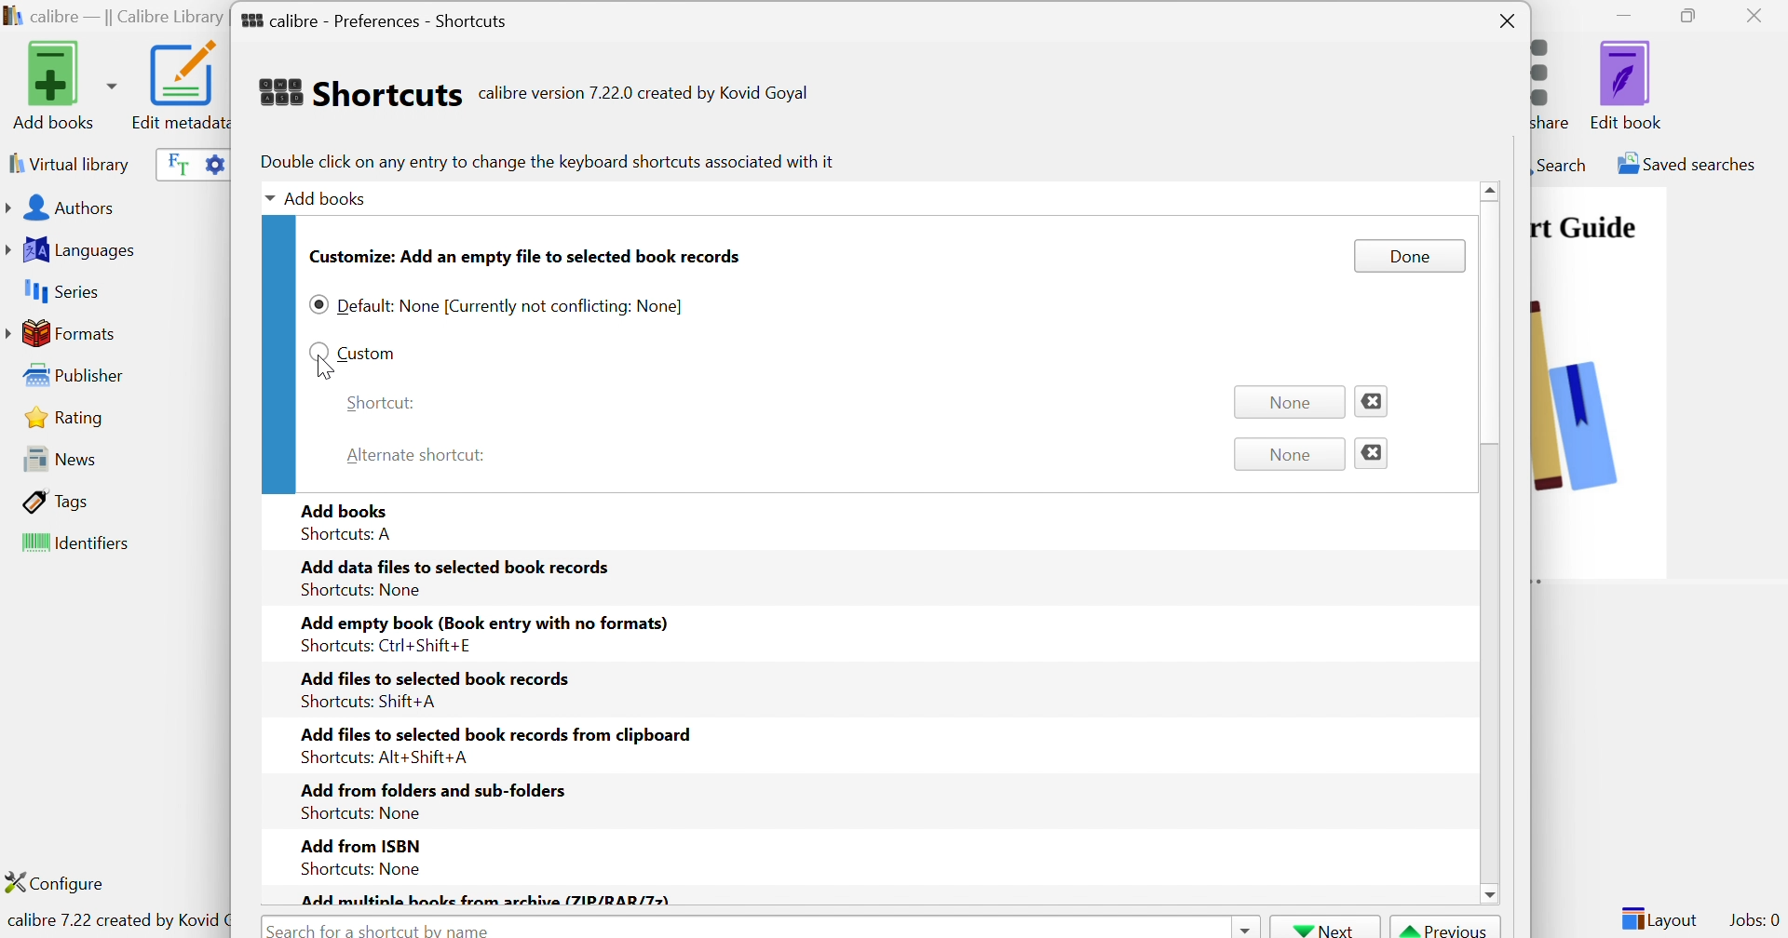  Describe the element at coordinates (1755, 921) in the screenshot. I see `Jobs: 0` at that location.